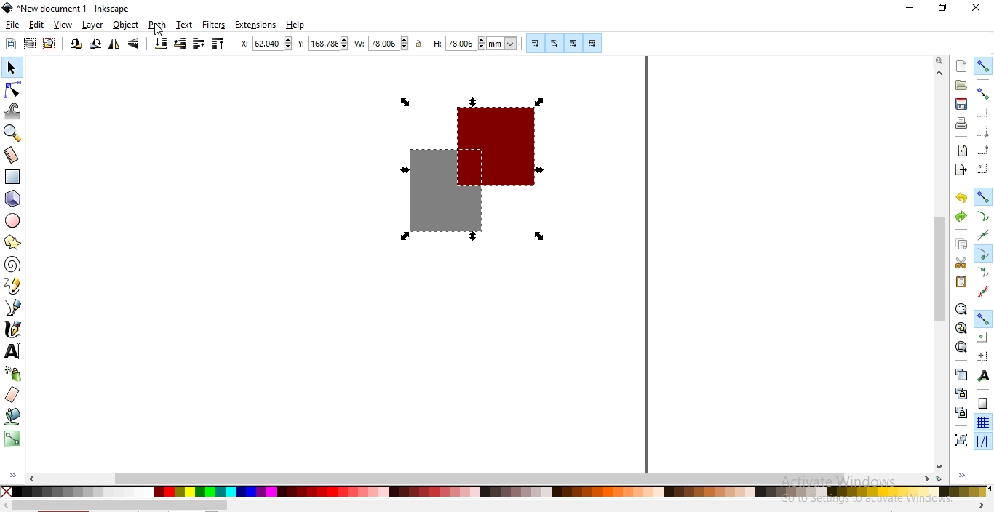  I want to click on snap bounding boxes, so click(985, 93).